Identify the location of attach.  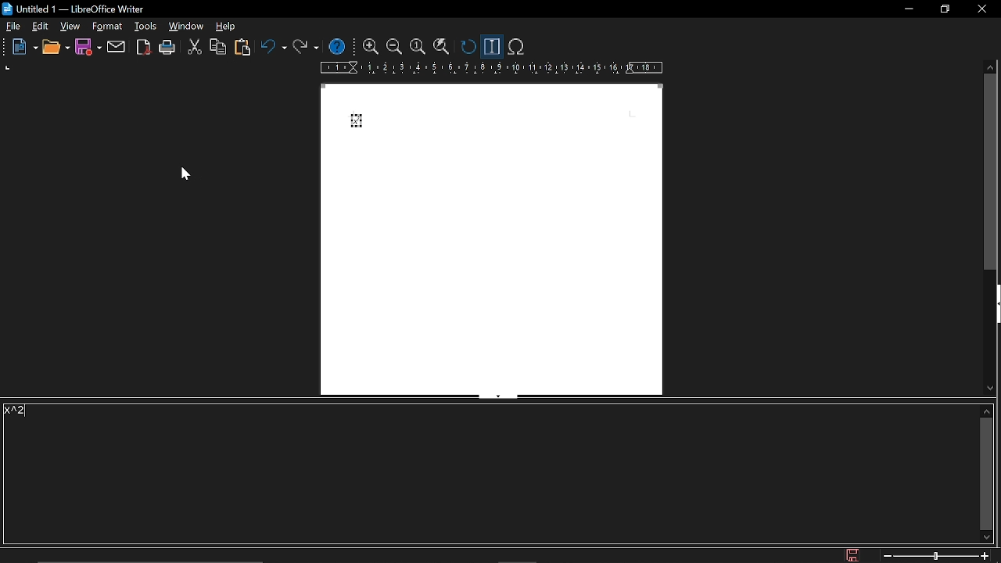
(117, 48).